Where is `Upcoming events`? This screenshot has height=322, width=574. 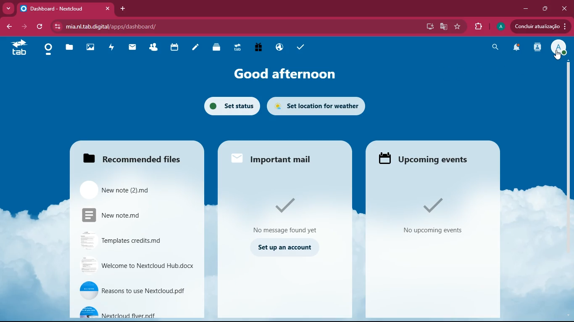
Upcoming events is located at coordinates (425, 158).